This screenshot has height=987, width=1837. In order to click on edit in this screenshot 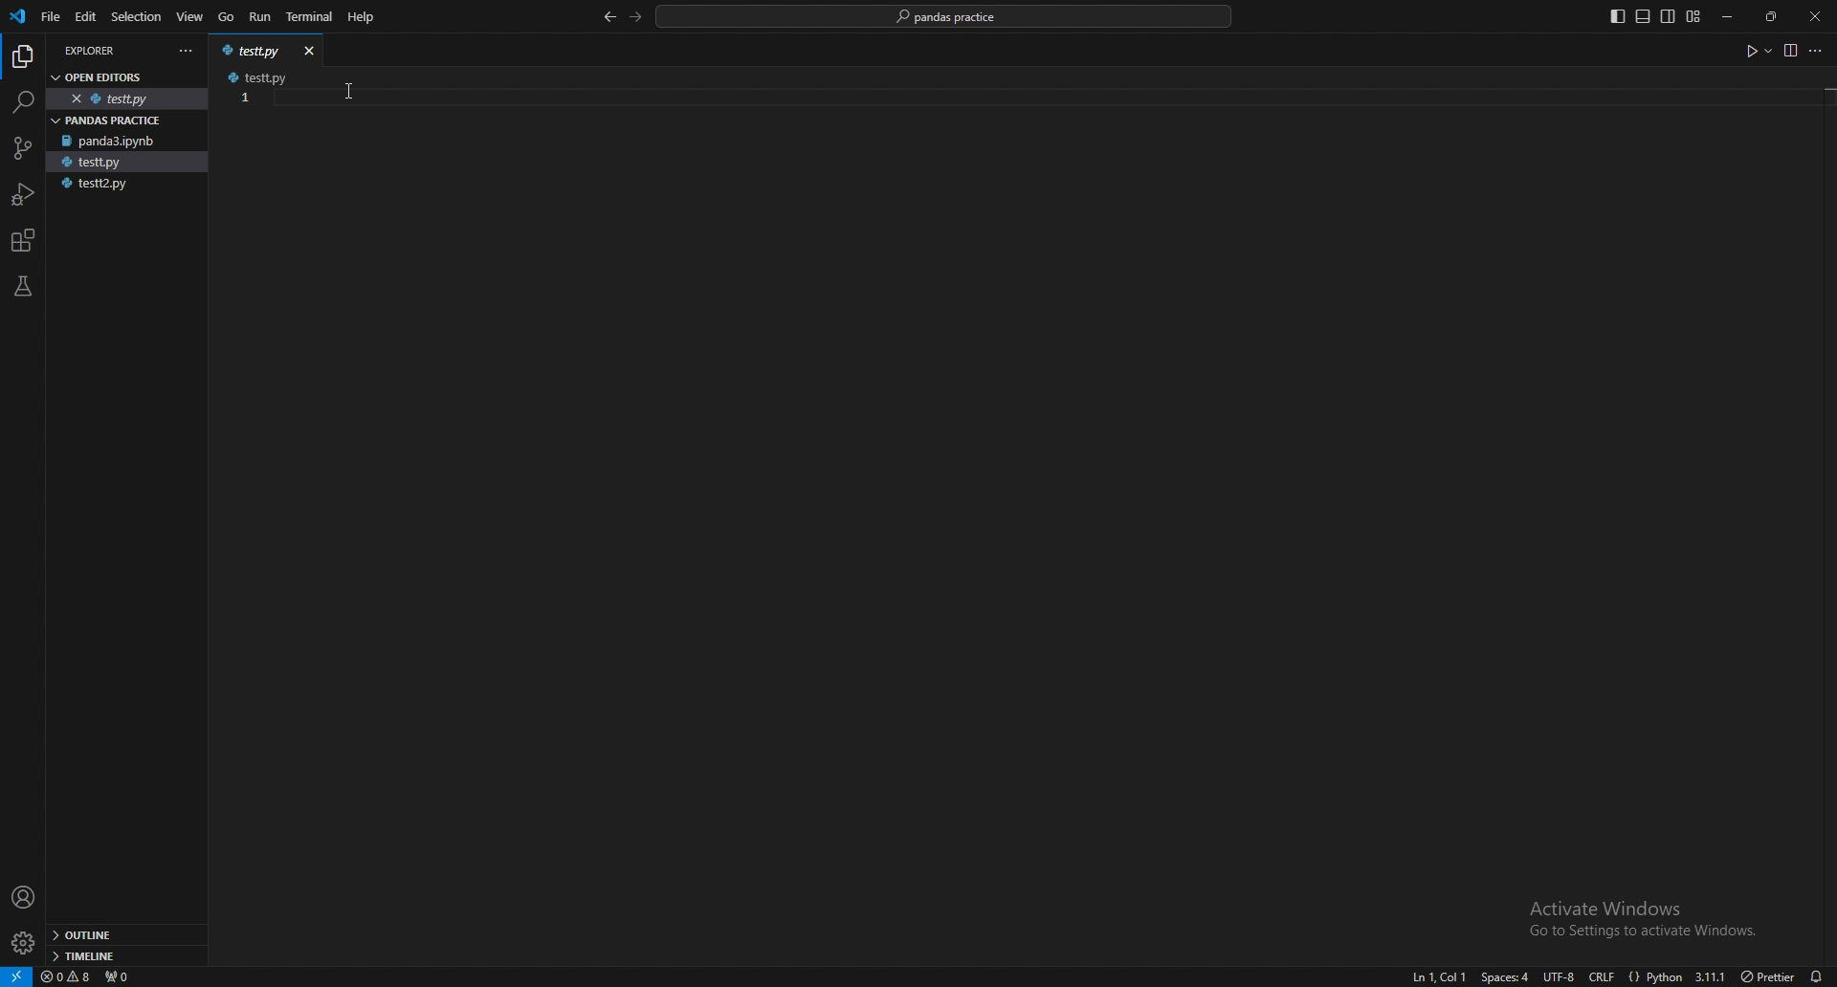, I will do `click(88, 16)`.